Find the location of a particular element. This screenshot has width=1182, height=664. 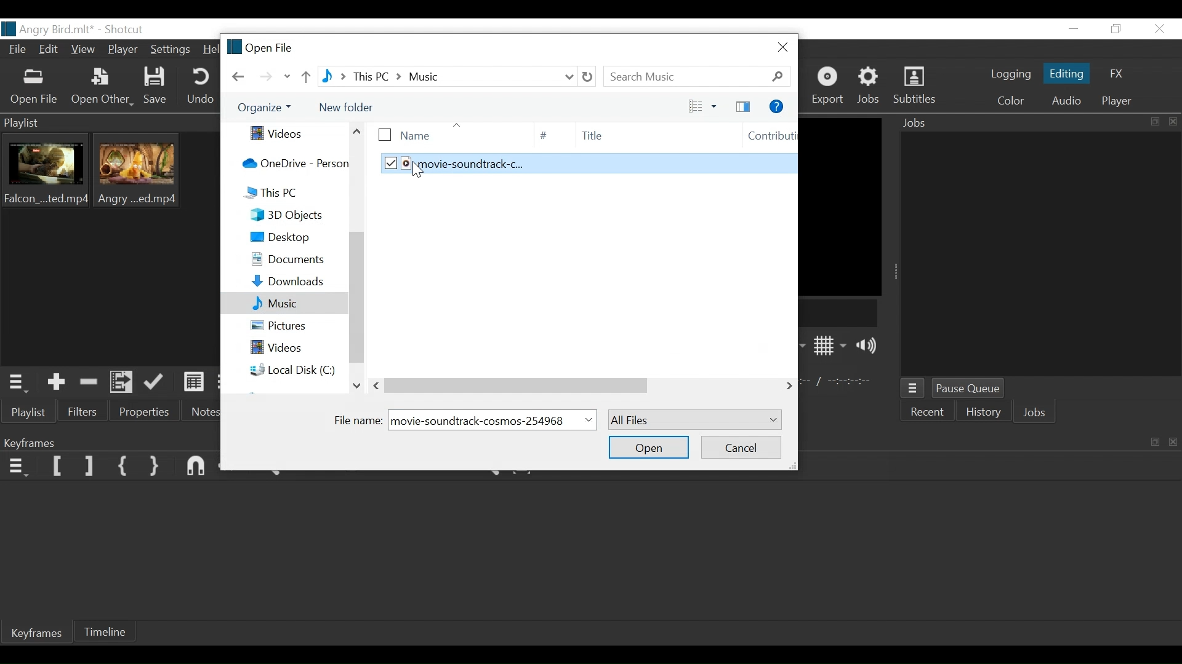

FX is located at coordinates (1120, 73).